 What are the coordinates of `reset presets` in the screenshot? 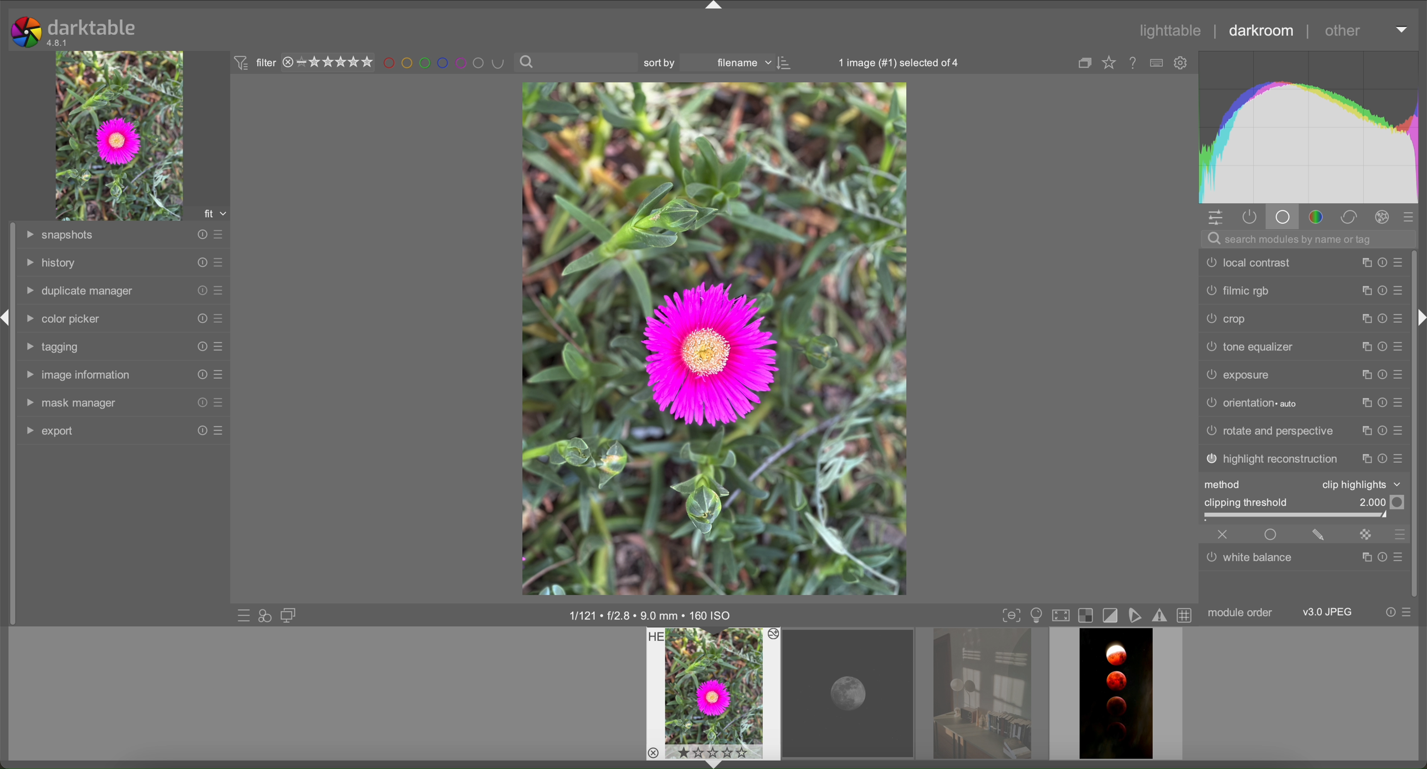 It's located at (1382, 404).